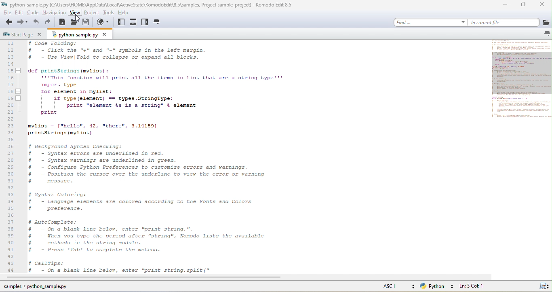 The image size is (552, 292). Describe the element at coordinates (143, 278) in the screenshot. I see `horizontal scroll bar` at that location.